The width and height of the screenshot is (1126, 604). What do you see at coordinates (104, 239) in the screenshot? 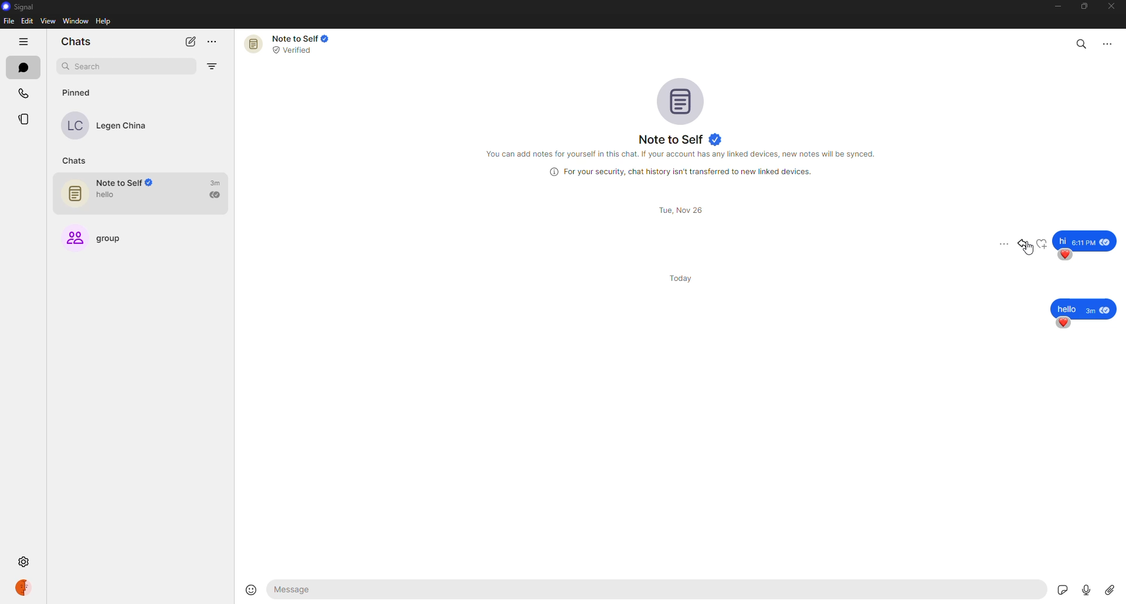
I see `group` at bounding box center [104, 239].